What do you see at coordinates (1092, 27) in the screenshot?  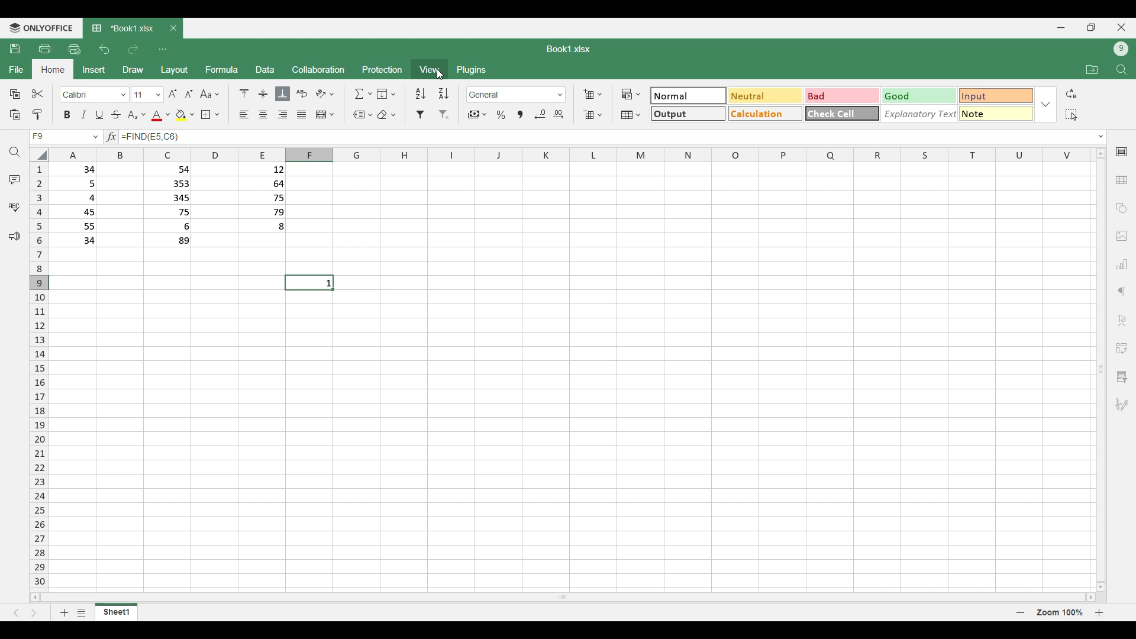 I see `Show in smaller tab` at bounding box center [1092, 27].